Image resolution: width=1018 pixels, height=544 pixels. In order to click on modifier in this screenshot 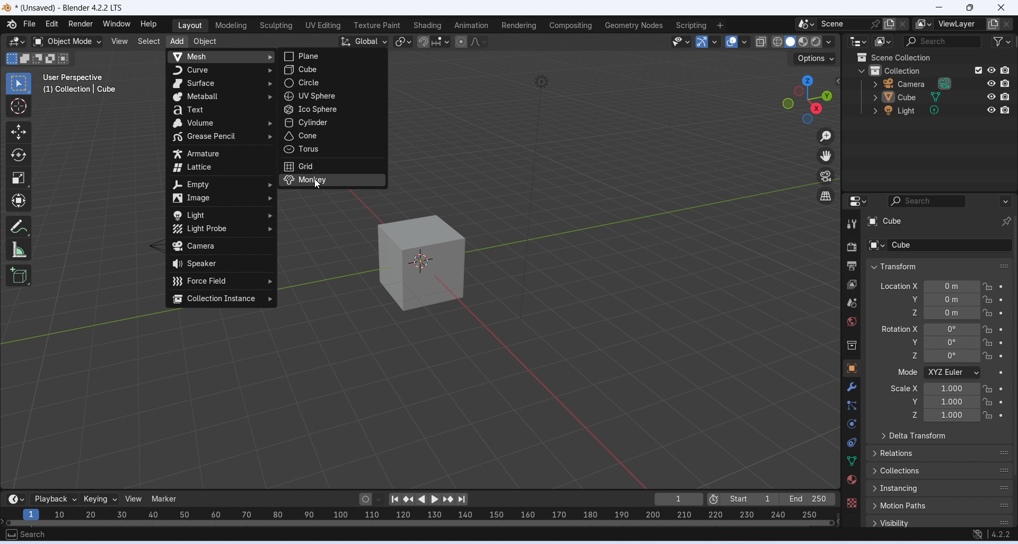, I will do `click(852, 387)`.